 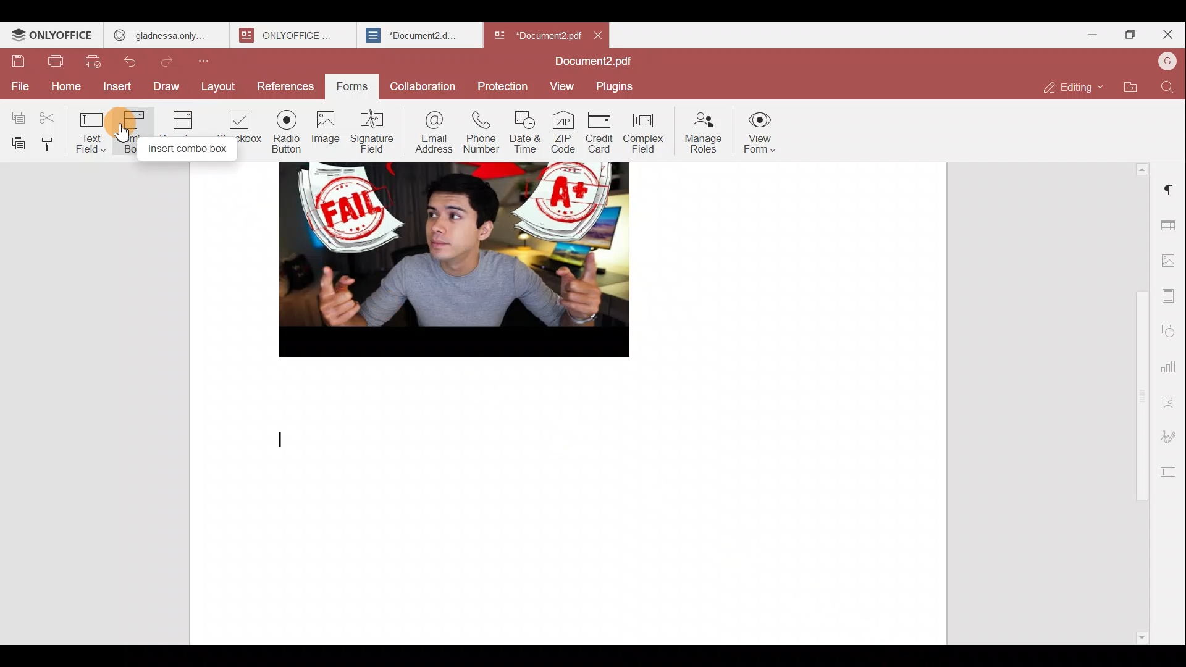 I want to click on image, so click(x=448, y=259).